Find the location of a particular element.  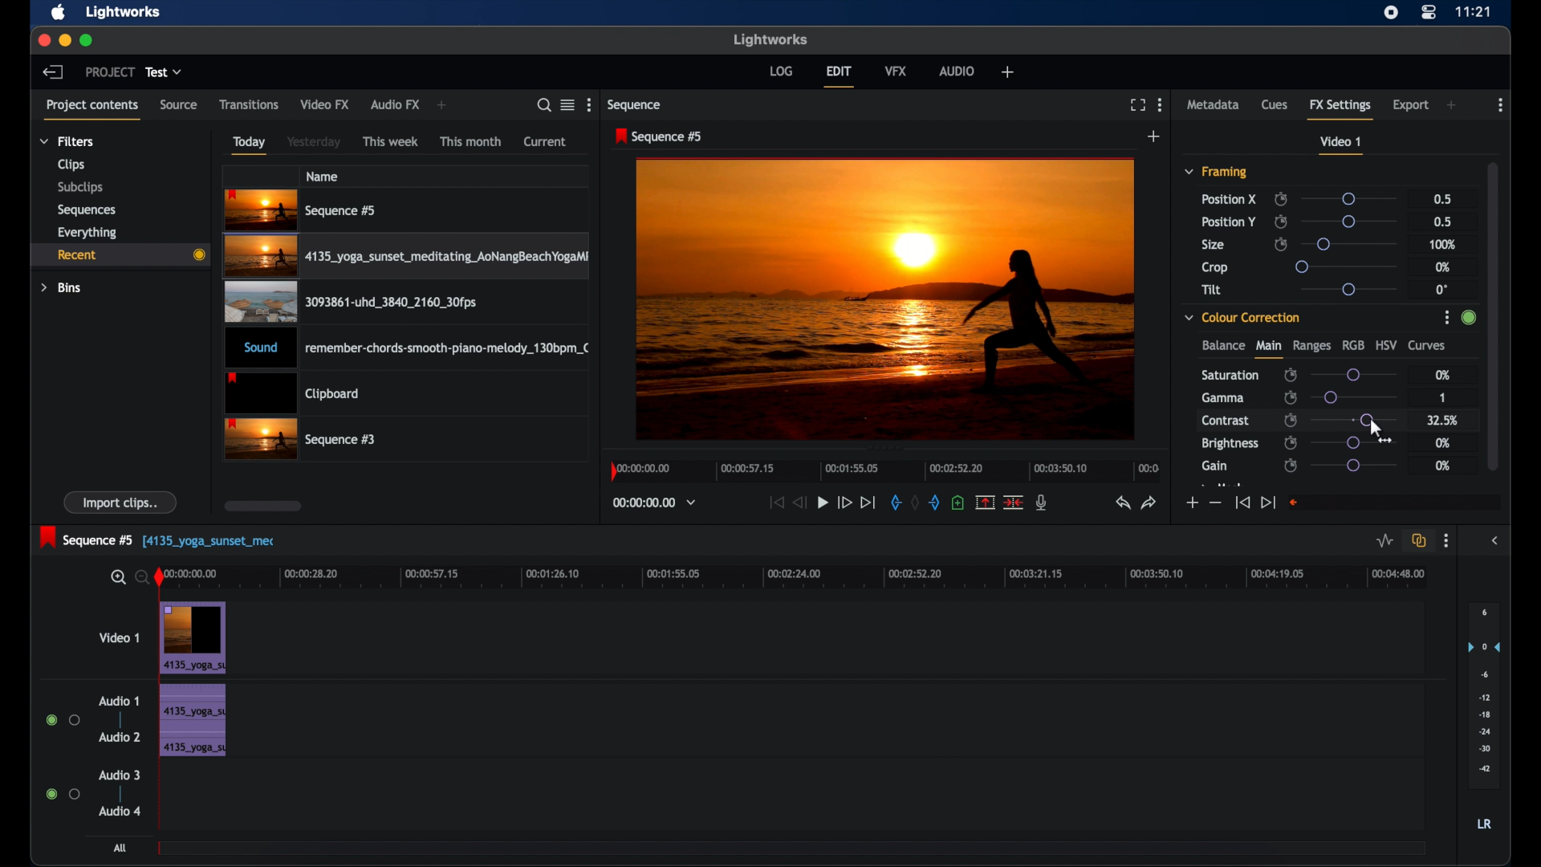

undo is located at coordinates (1121, 503).